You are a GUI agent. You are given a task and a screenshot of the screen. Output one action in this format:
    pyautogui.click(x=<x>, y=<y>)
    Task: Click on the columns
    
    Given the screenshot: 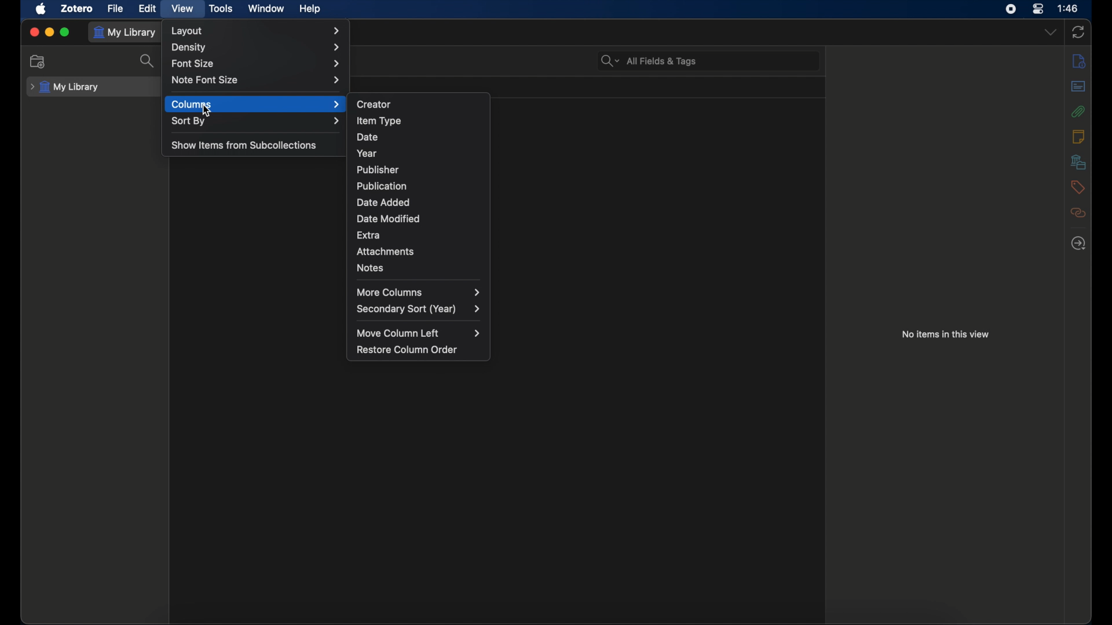 What is the action you would take?
    pyautogui.click(x=255, y=105)
    